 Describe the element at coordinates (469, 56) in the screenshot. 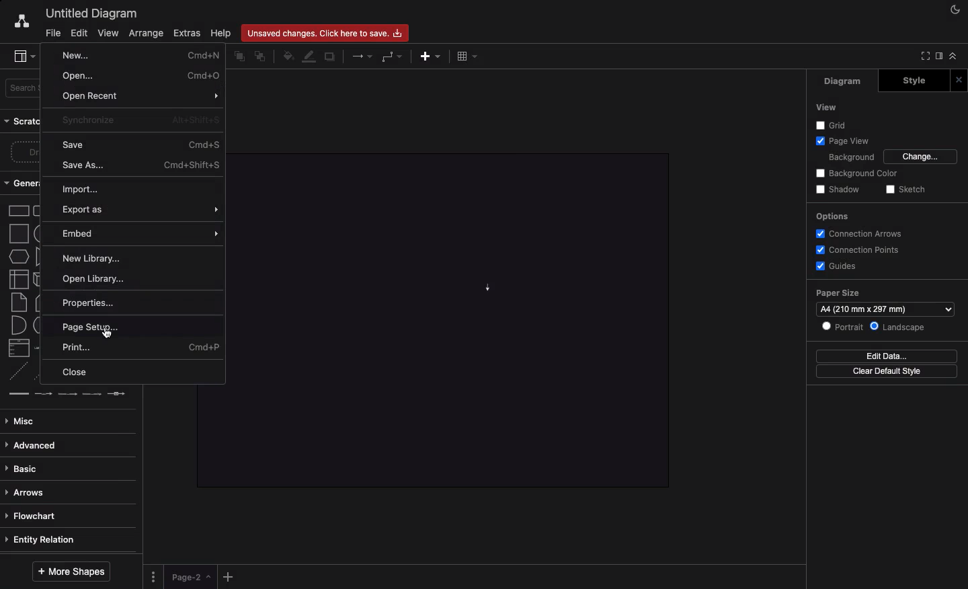

I see `Table` at that location.